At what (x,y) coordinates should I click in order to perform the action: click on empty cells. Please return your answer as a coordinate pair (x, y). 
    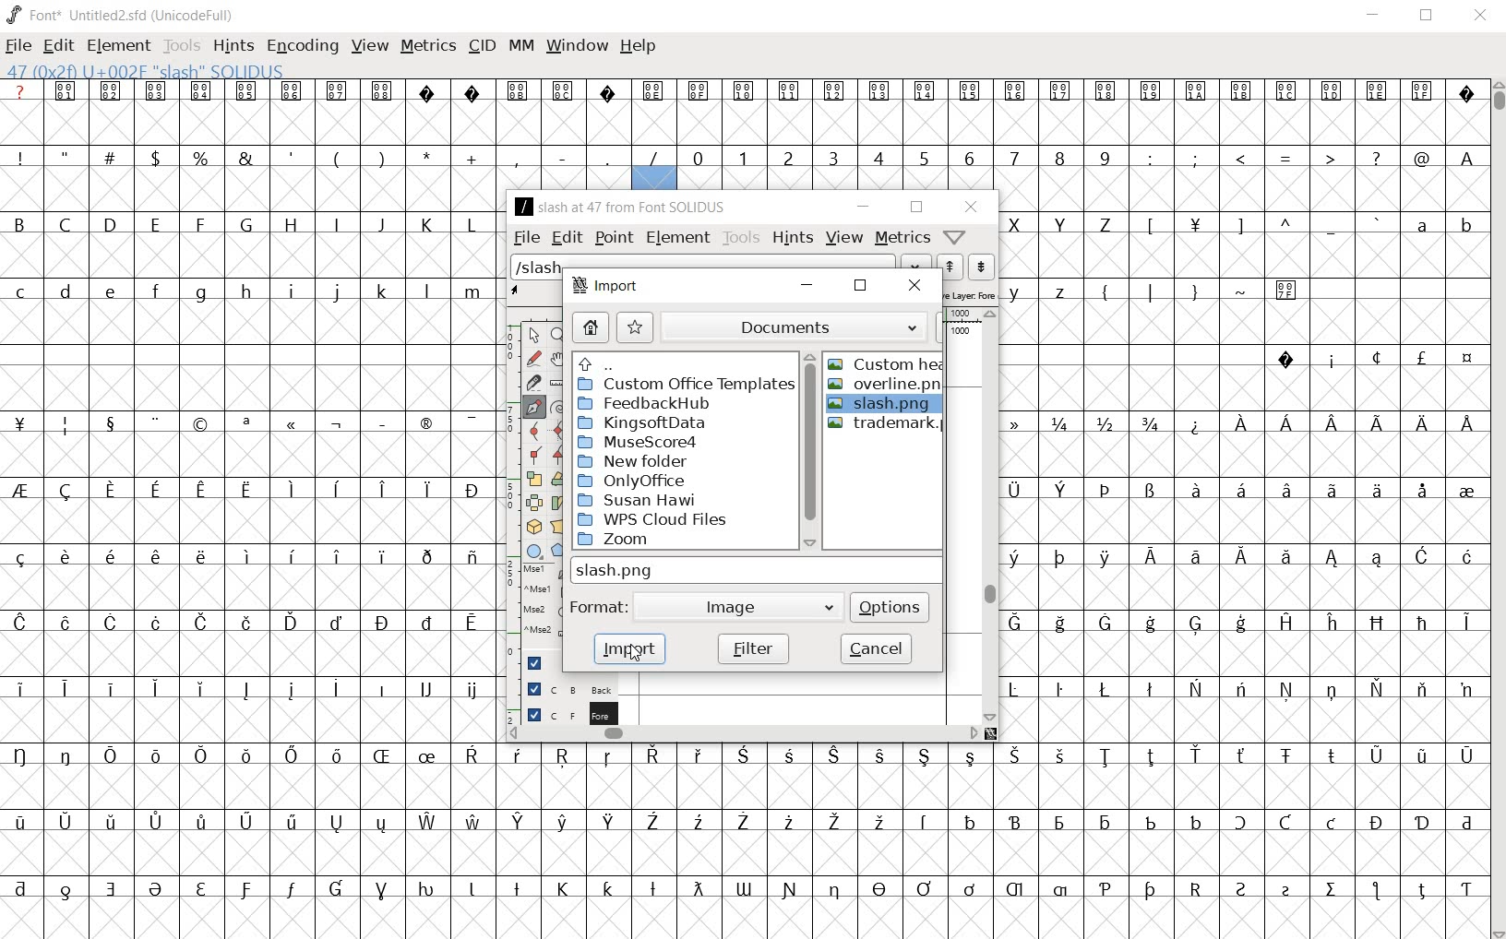
    Looking at the image, I should click on (249, 191).